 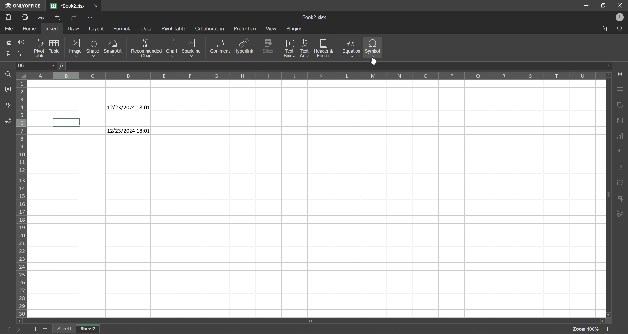 I want to click on zoom factor, so click(x=586, y=329).